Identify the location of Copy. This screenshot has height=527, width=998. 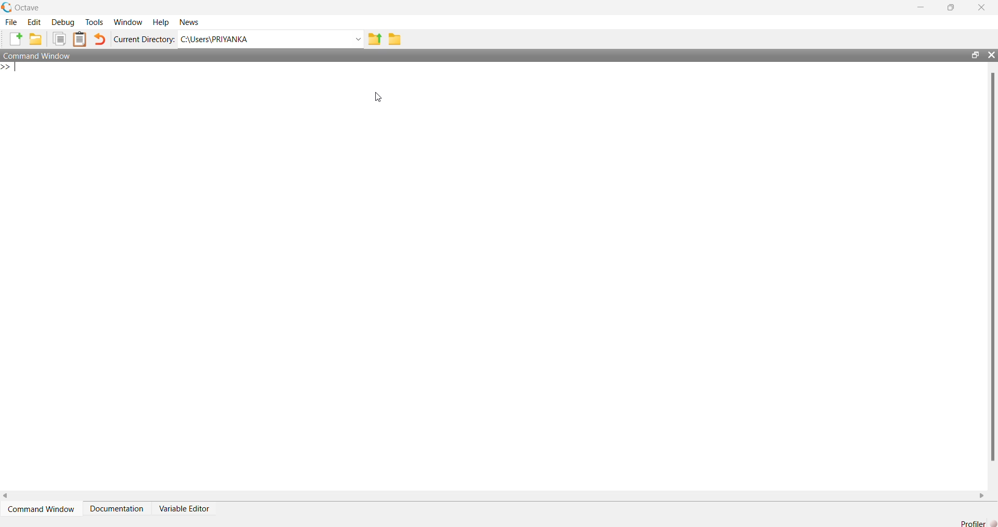
(59, 39).